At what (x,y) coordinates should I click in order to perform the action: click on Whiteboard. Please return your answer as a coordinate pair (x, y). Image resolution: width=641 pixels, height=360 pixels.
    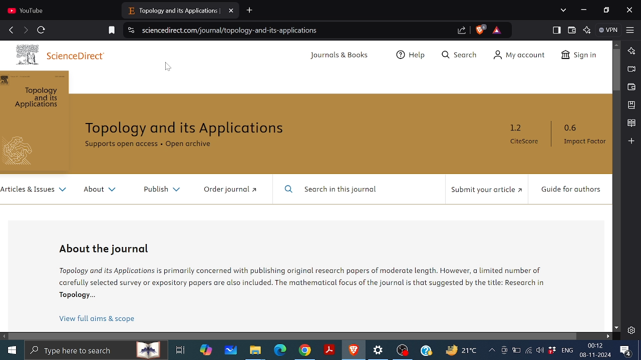
    Looking at the image, I should click on (231, 350).